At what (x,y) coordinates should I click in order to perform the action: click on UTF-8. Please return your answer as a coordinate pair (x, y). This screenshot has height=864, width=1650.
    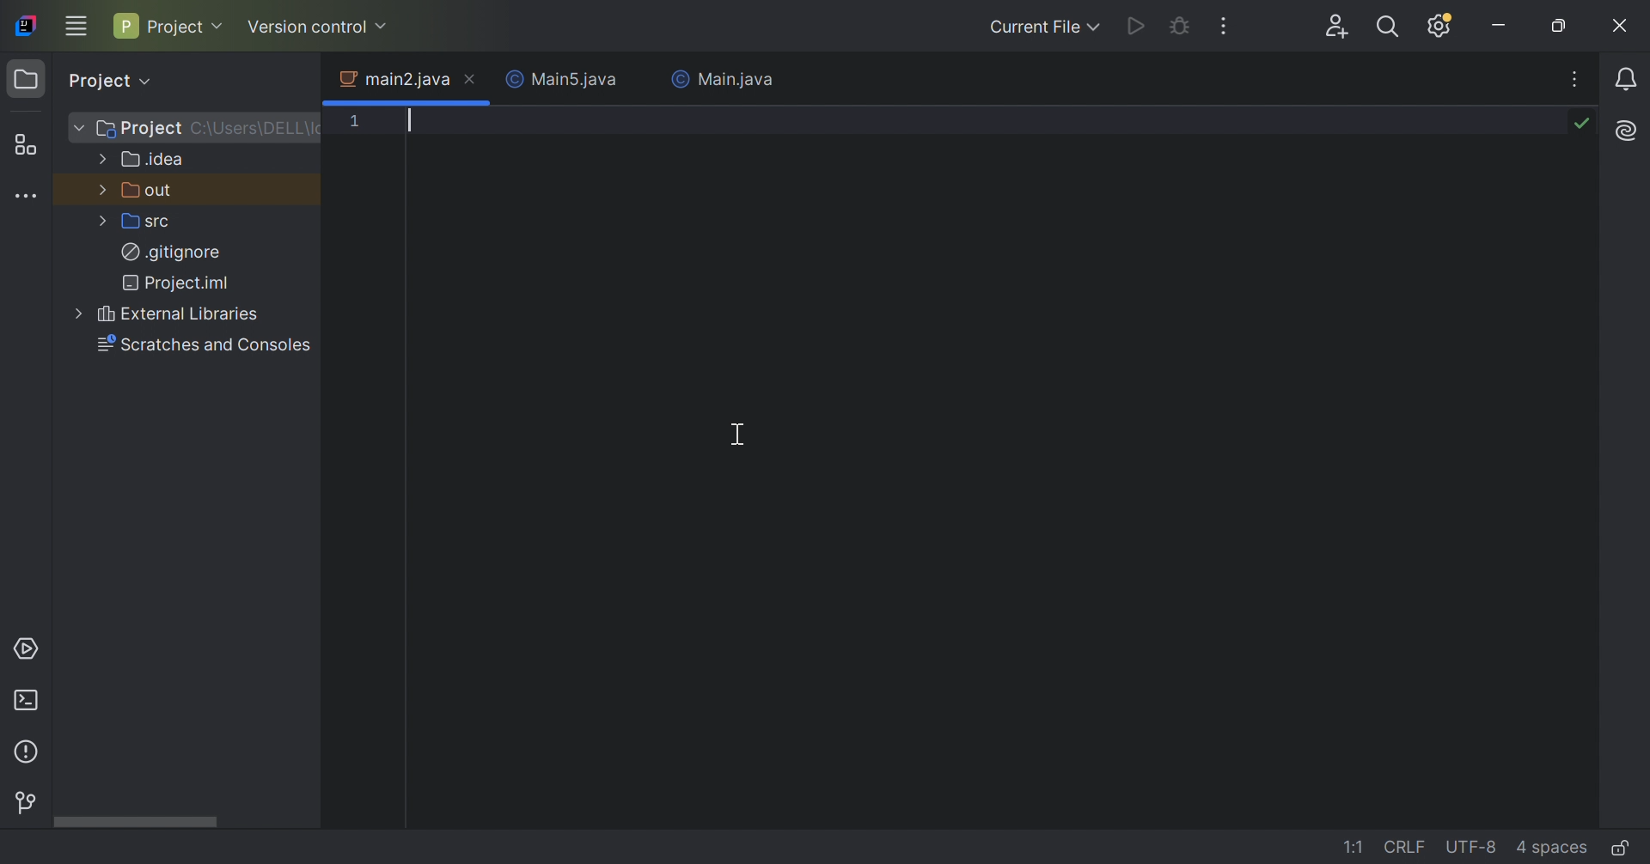
    Looking at the image, I should click on (1476, 848).